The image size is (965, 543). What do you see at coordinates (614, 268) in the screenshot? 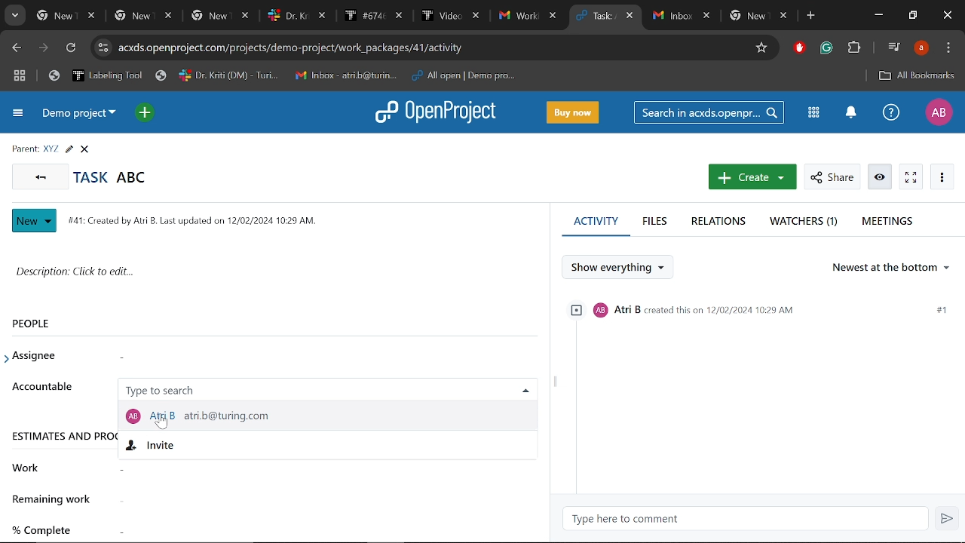
I see `Show everything` at bounding box center [614, 268].